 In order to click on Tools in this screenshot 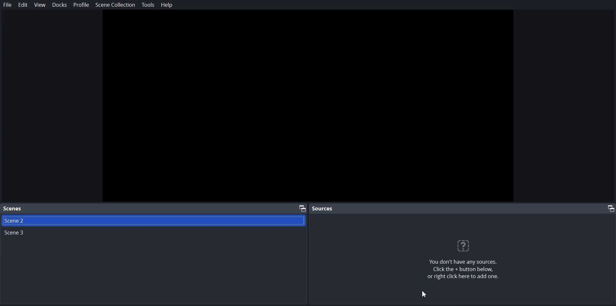, I will do `click(148, 5)`.